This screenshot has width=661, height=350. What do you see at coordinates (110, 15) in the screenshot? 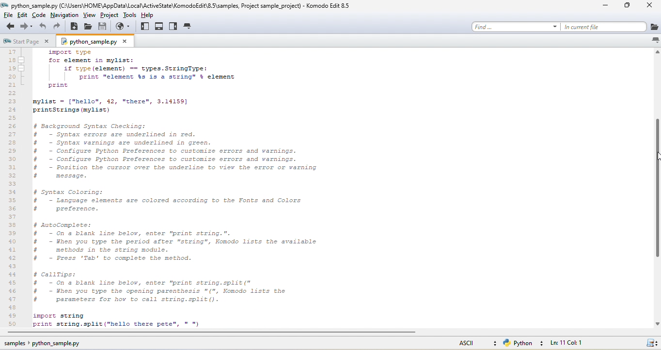
I see `project` at bounding box center [110, 15].